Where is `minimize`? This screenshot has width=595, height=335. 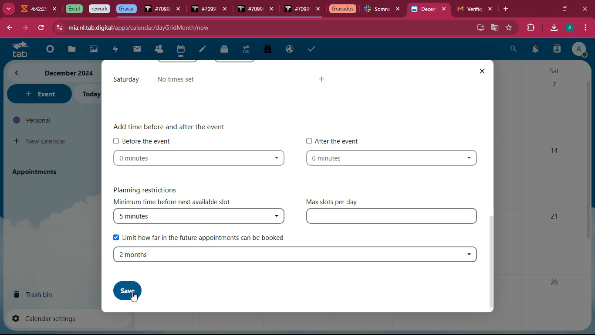
minimize is located at coordinates (544, 10).